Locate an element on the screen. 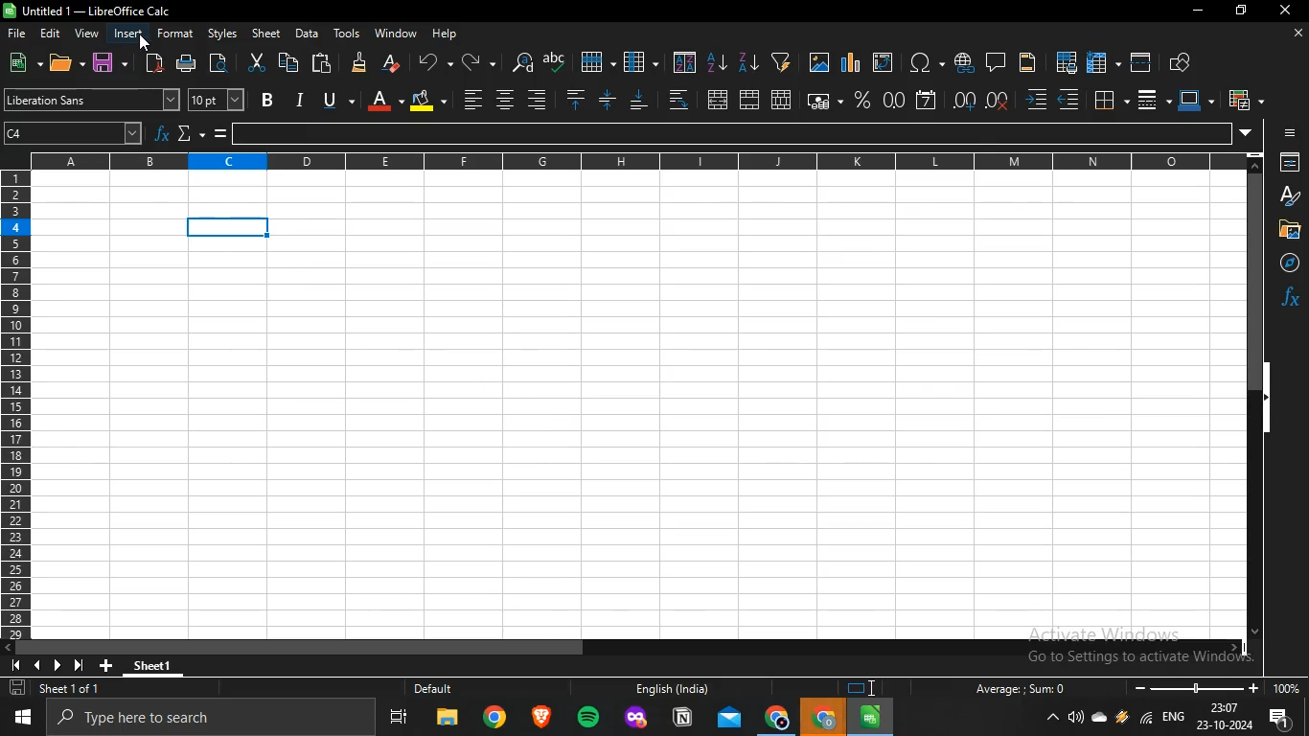  underline is located at coordinates (330, 98).